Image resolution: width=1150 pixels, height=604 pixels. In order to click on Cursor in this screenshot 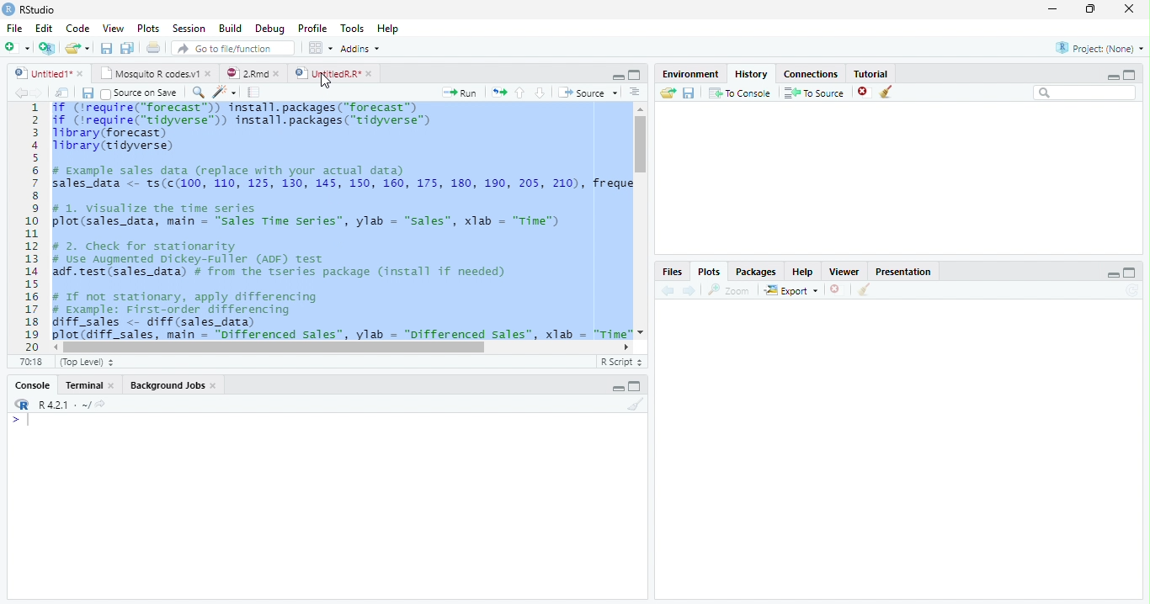, I will do `click(327, 79)`.